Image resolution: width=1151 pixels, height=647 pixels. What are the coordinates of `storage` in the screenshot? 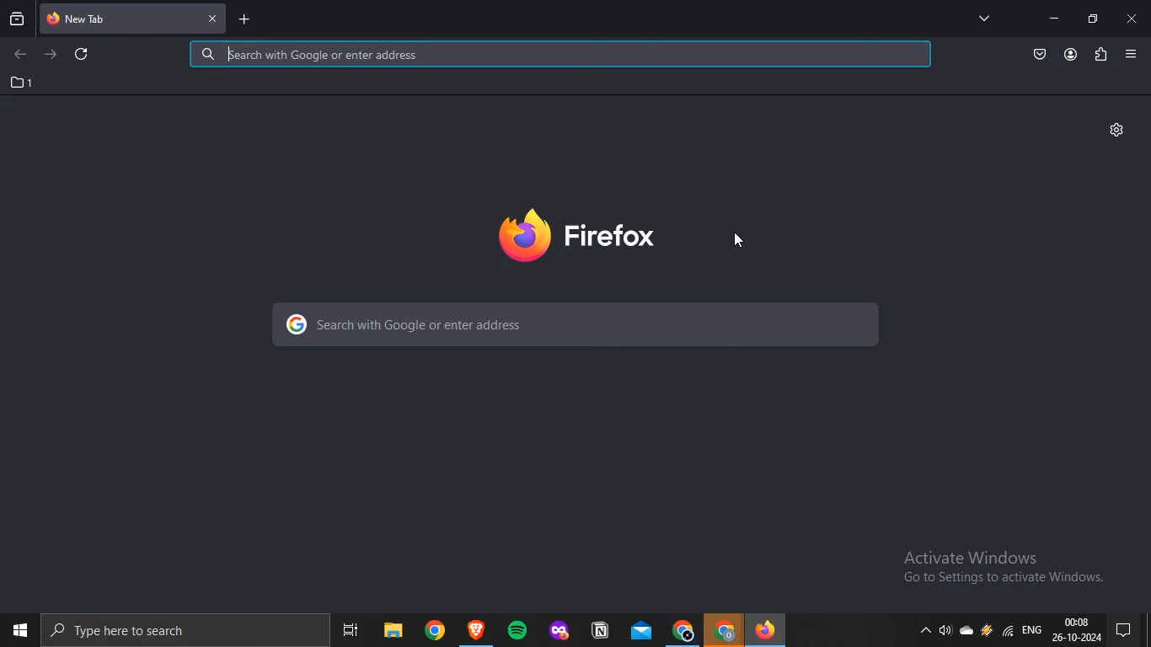 It's located at (969, 632).